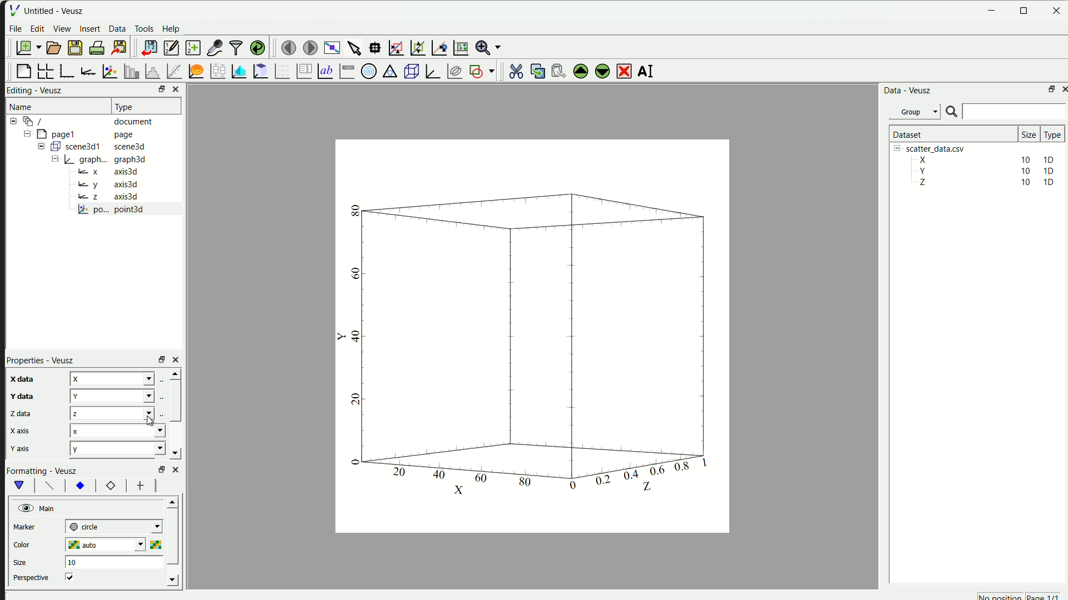  I want to click on z data, so click(19, 413).